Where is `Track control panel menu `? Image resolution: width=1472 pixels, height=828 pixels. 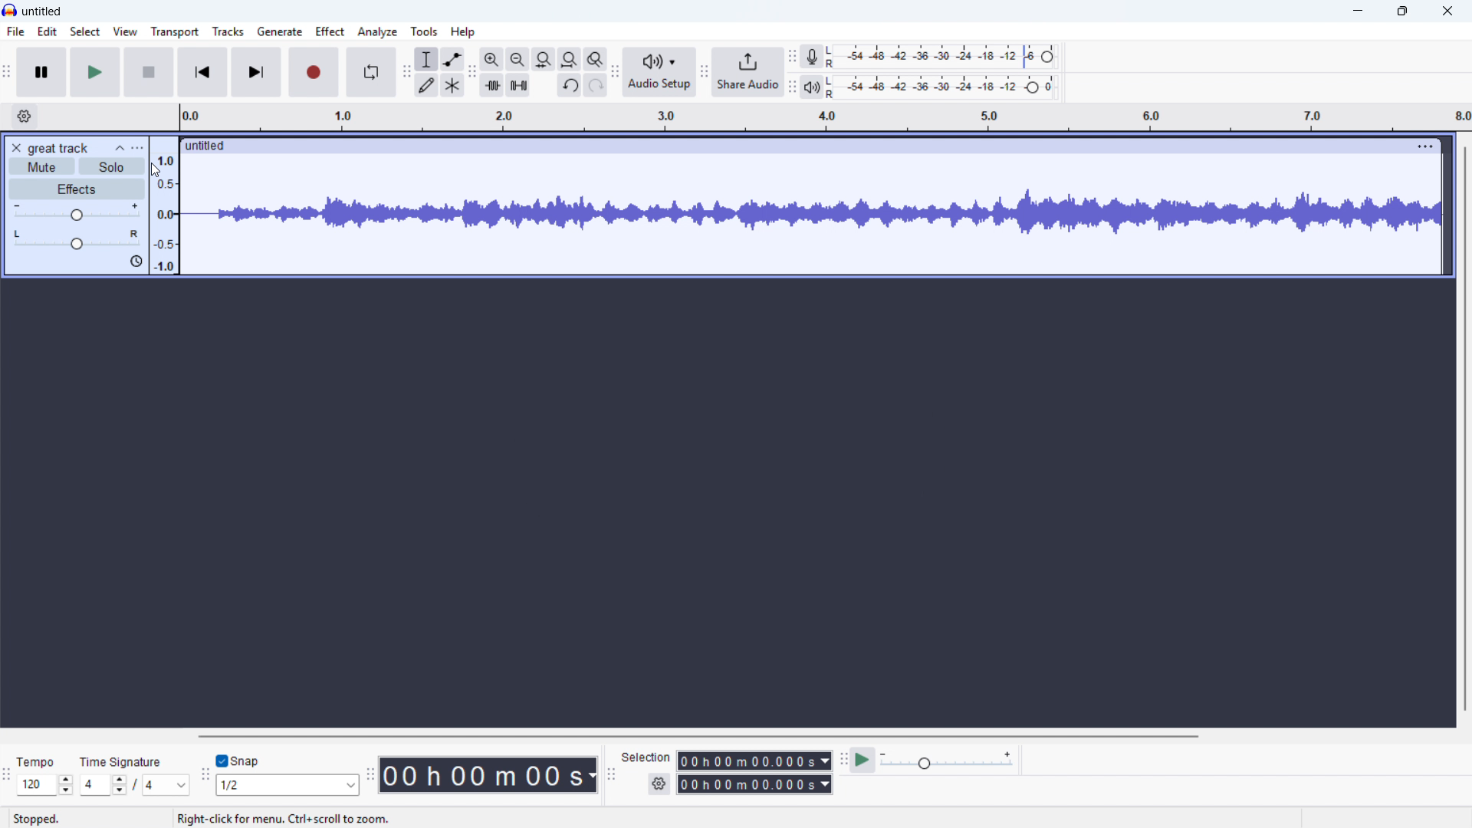
Track control panel menu  is located at coordinates (137, 147).